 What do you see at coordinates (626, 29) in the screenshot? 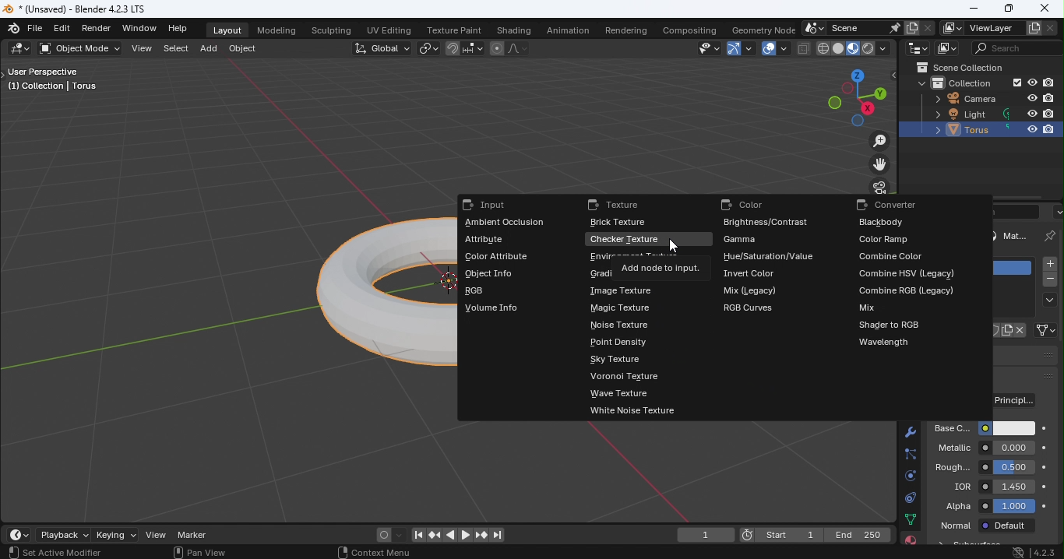
I see `Rendering` at bounding box center [626, 29].